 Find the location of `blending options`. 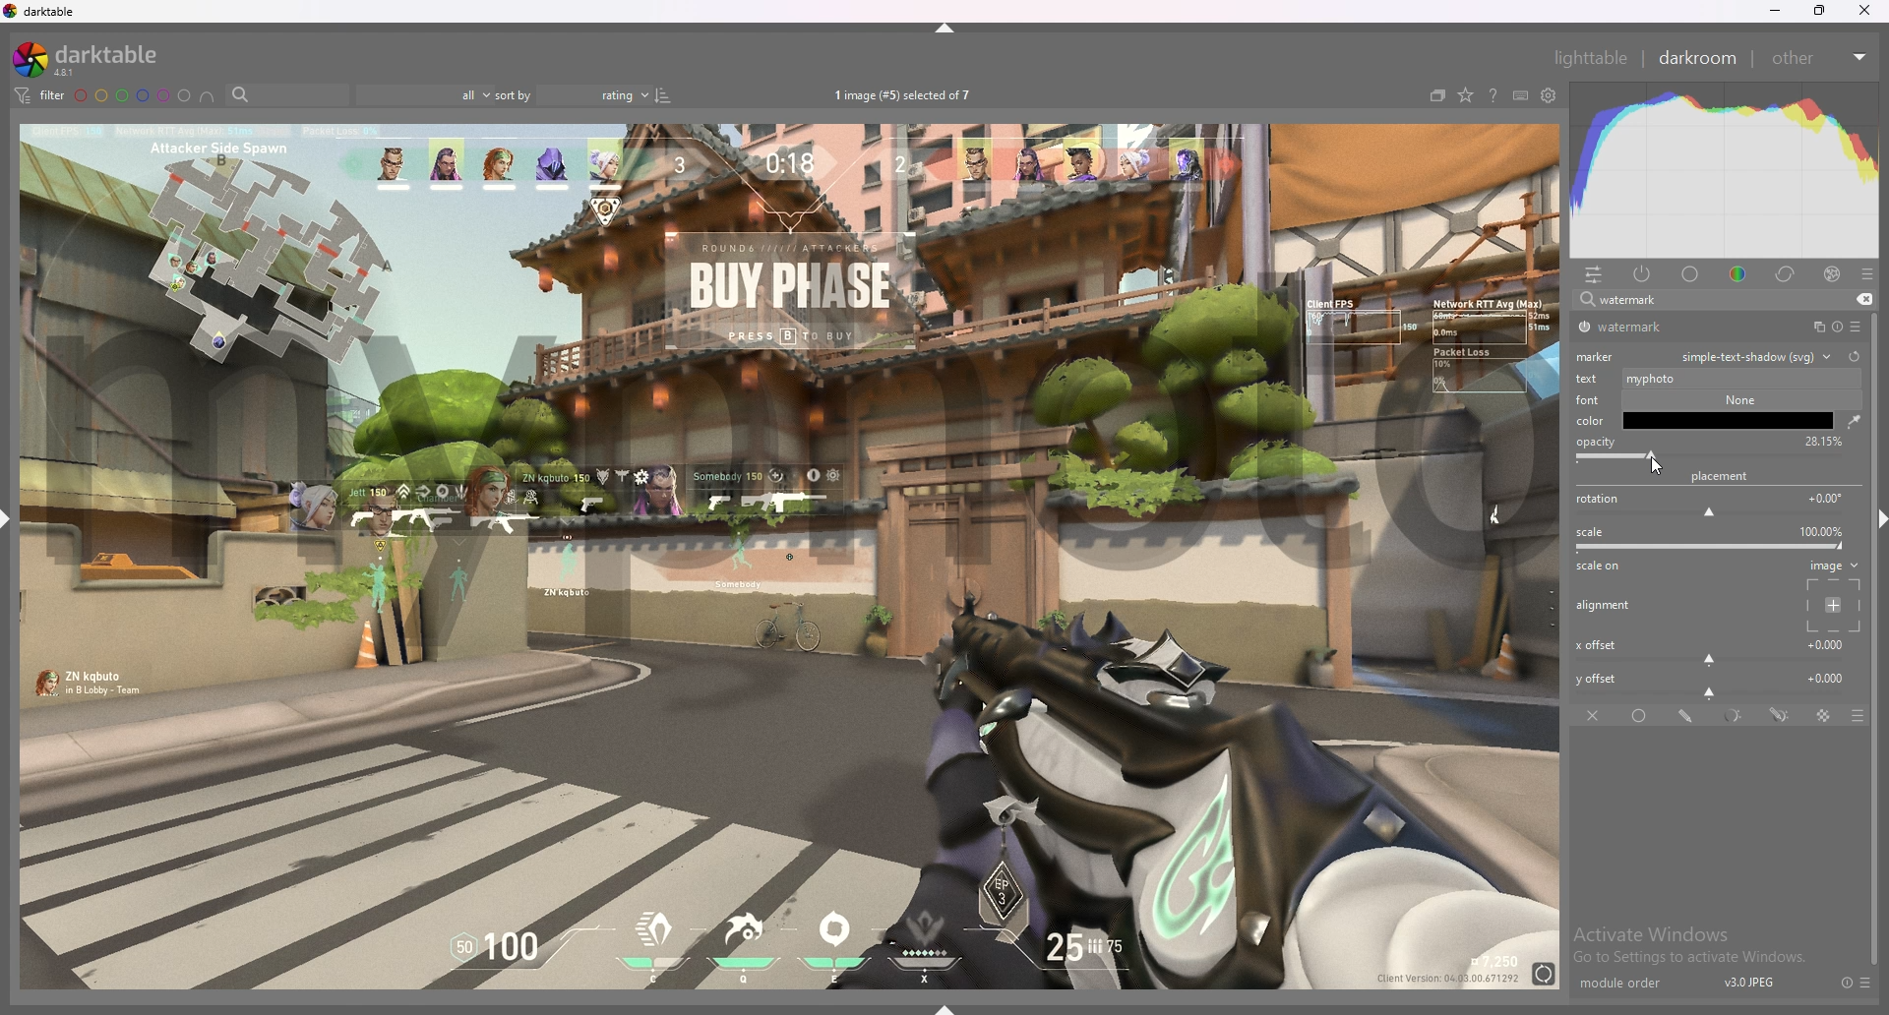

blending options is located at coordinates (1848, 716).